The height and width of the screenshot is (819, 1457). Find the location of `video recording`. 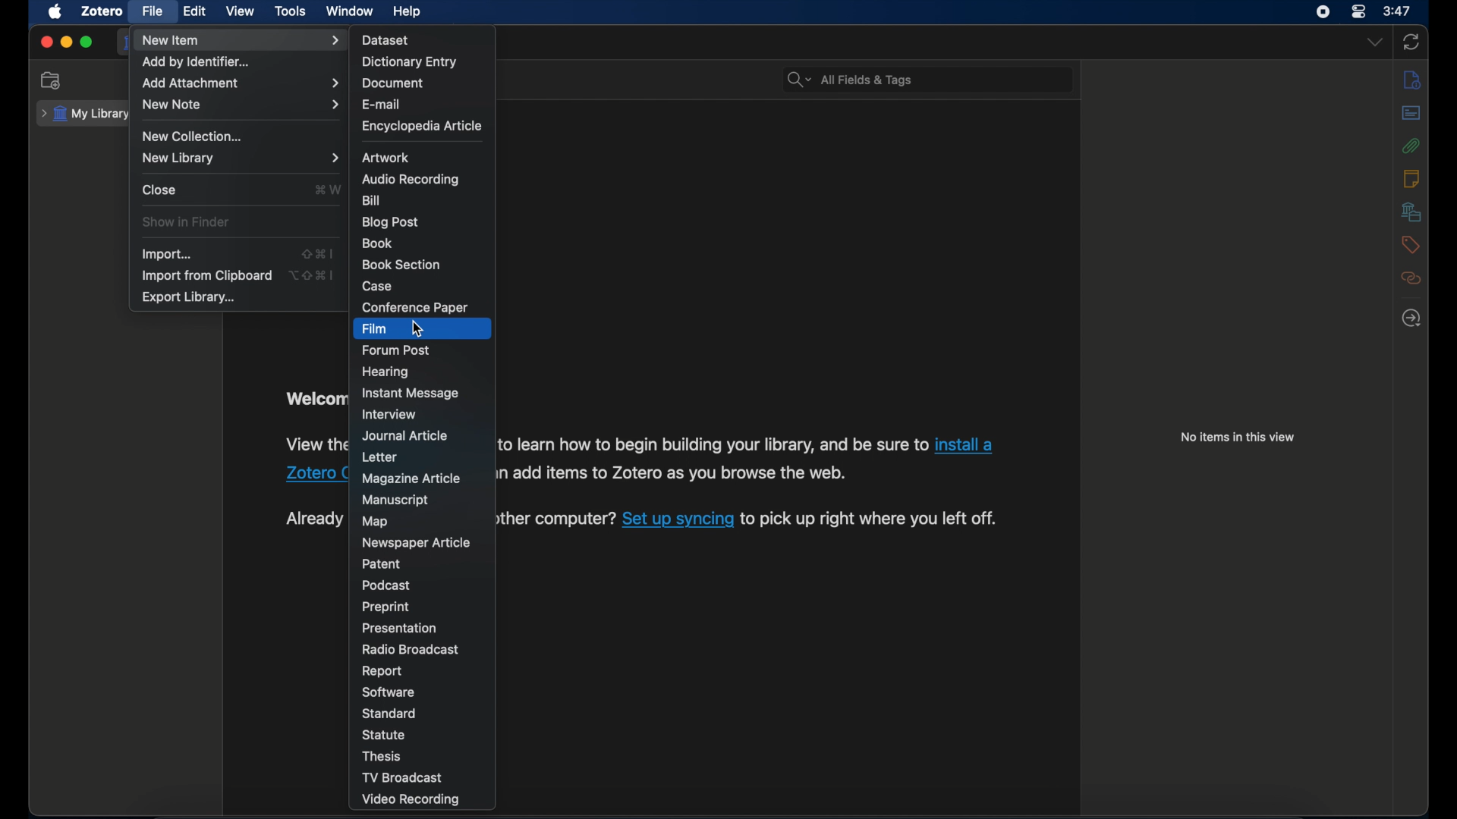

video recording is located at coordinates (411, 800).